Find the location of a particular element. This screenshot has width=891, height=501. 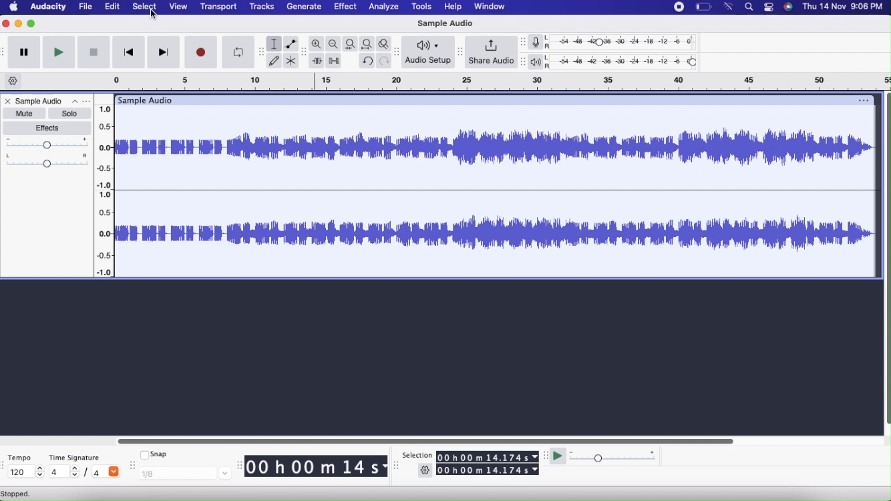

Envelope tool is located at coordinates (293, 43).